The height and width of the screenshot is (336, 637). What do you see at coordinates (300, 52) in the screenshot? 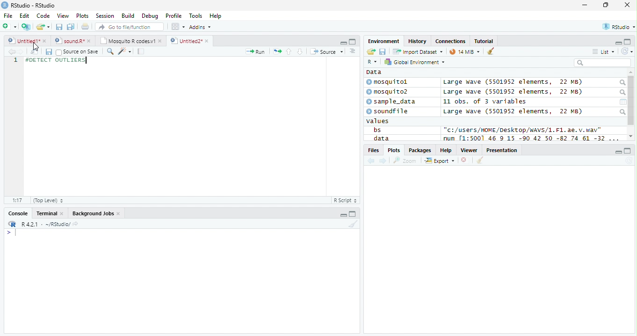
I see `Go to next session` at bounding box center [300, 52].